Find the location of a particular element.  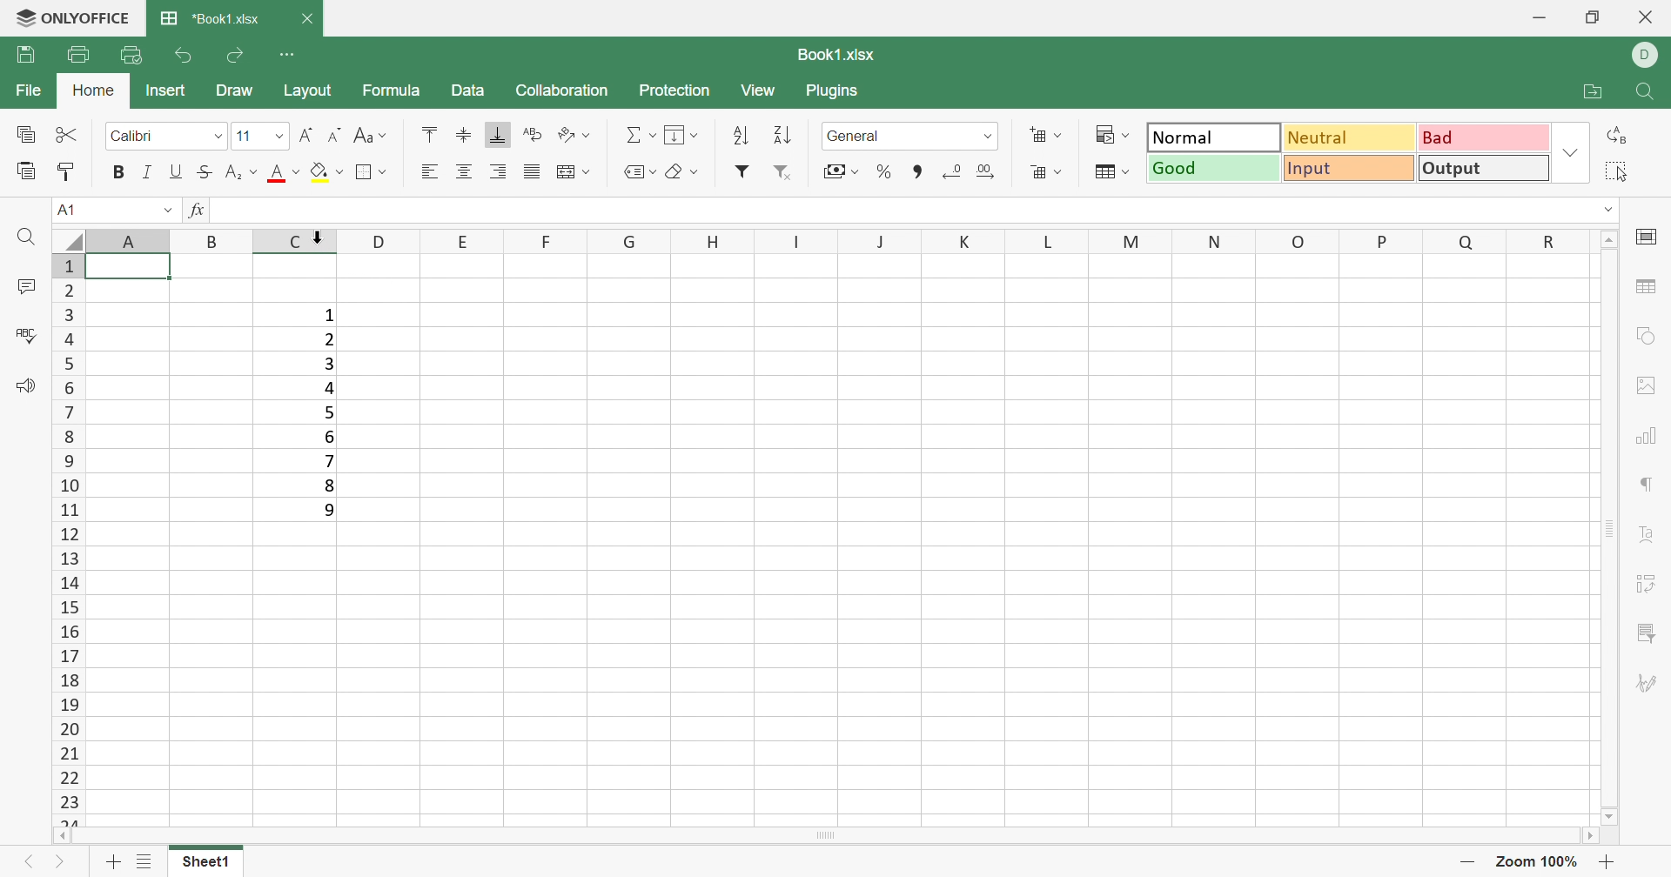

G is located at coordinates (621, 240).